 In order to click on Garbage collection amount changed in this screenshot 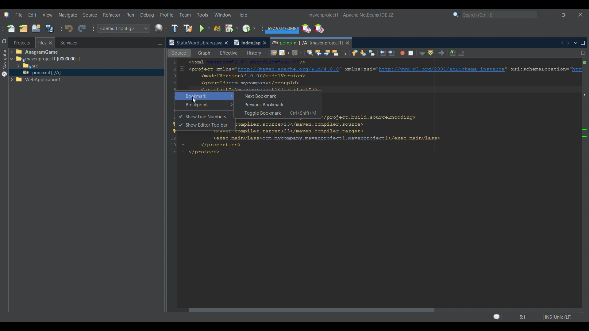, I will do `click(282, 30)`.